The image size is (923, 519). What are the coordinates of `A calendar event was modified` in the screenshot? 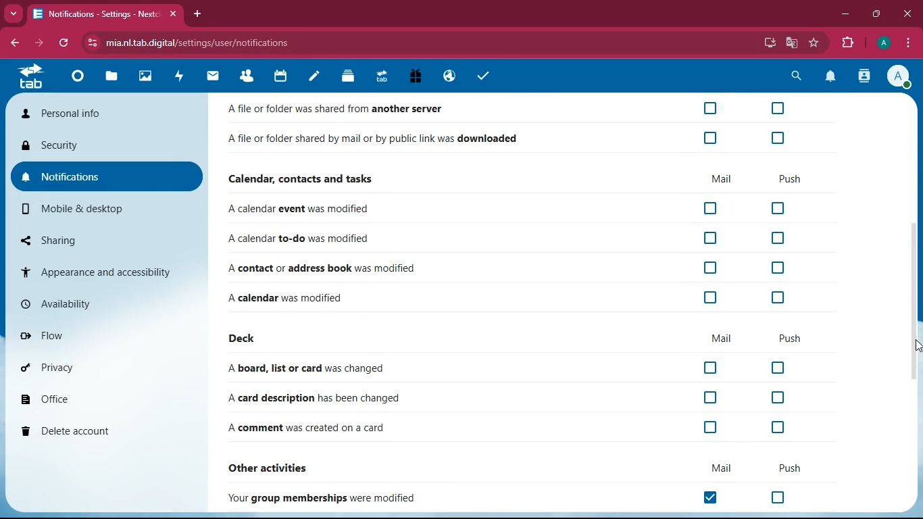 It's located at (302, 209).